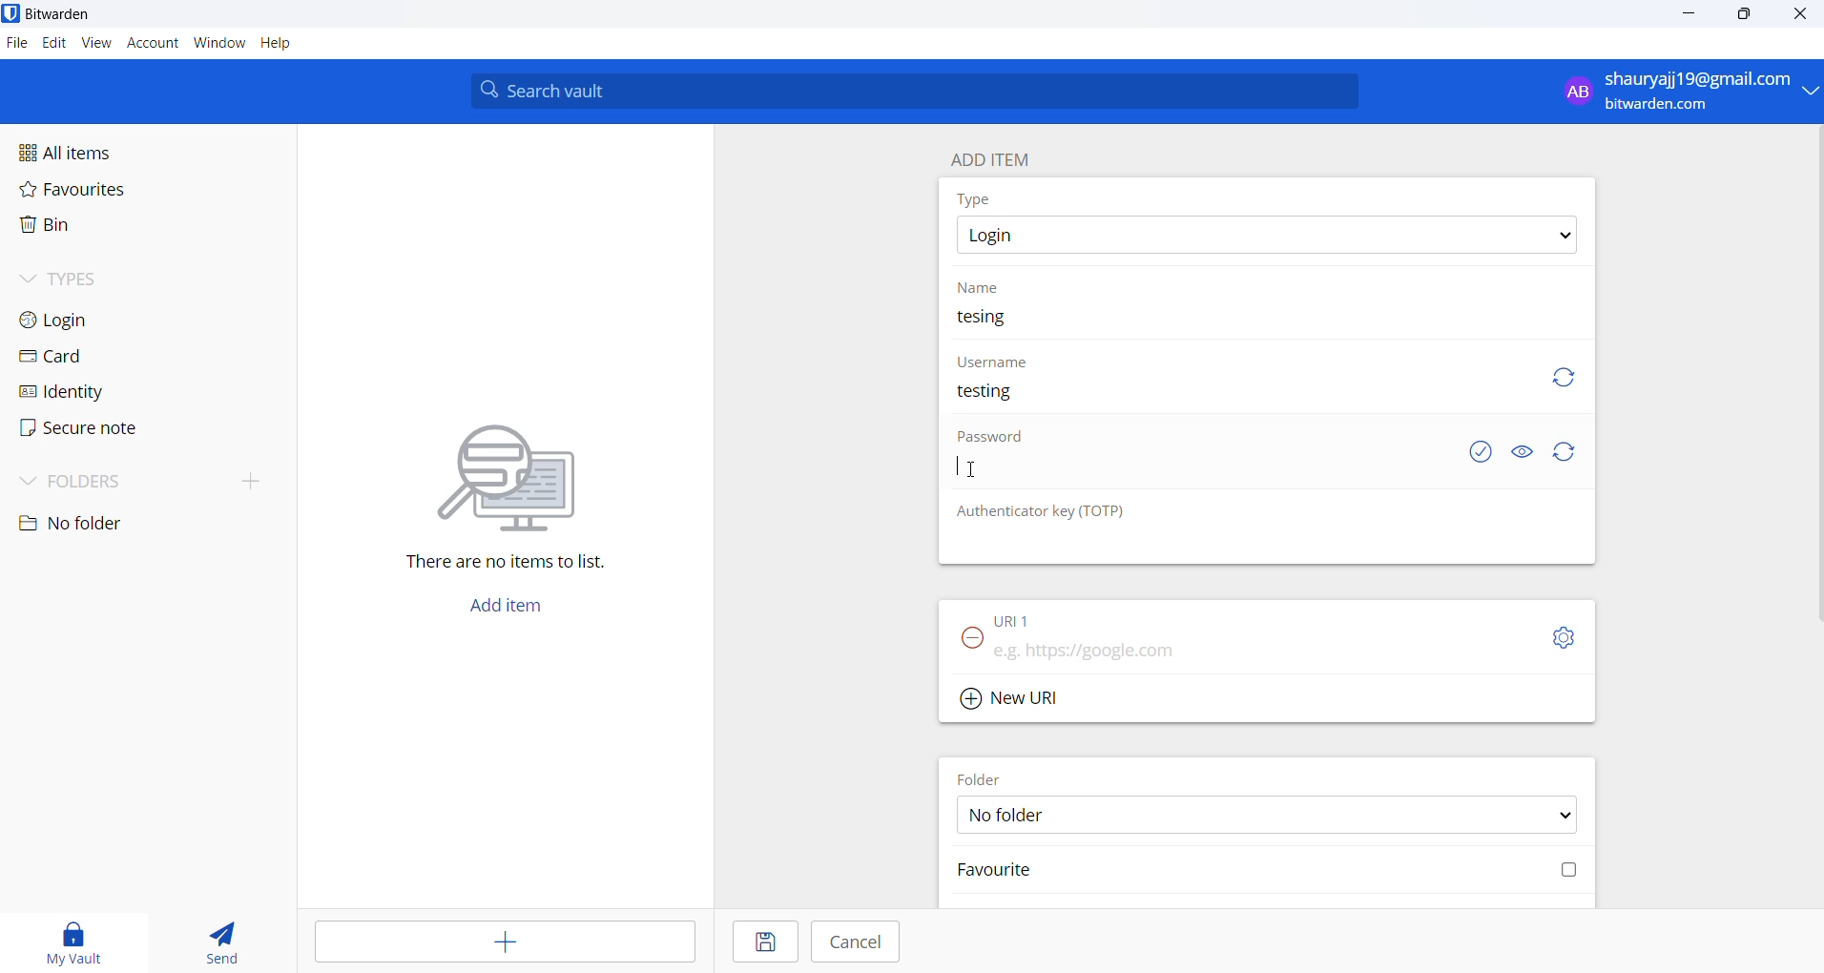 The height and width of the screenshot is (973, 1824). Describe the element at coordinates (154, 45) in the screenshot. I see `account` at that location.